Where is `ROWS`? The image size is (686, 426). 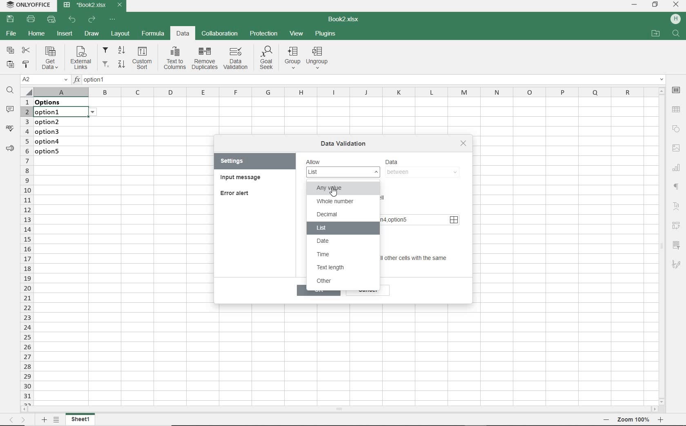 ROWS is located at coordinates (26, 251).